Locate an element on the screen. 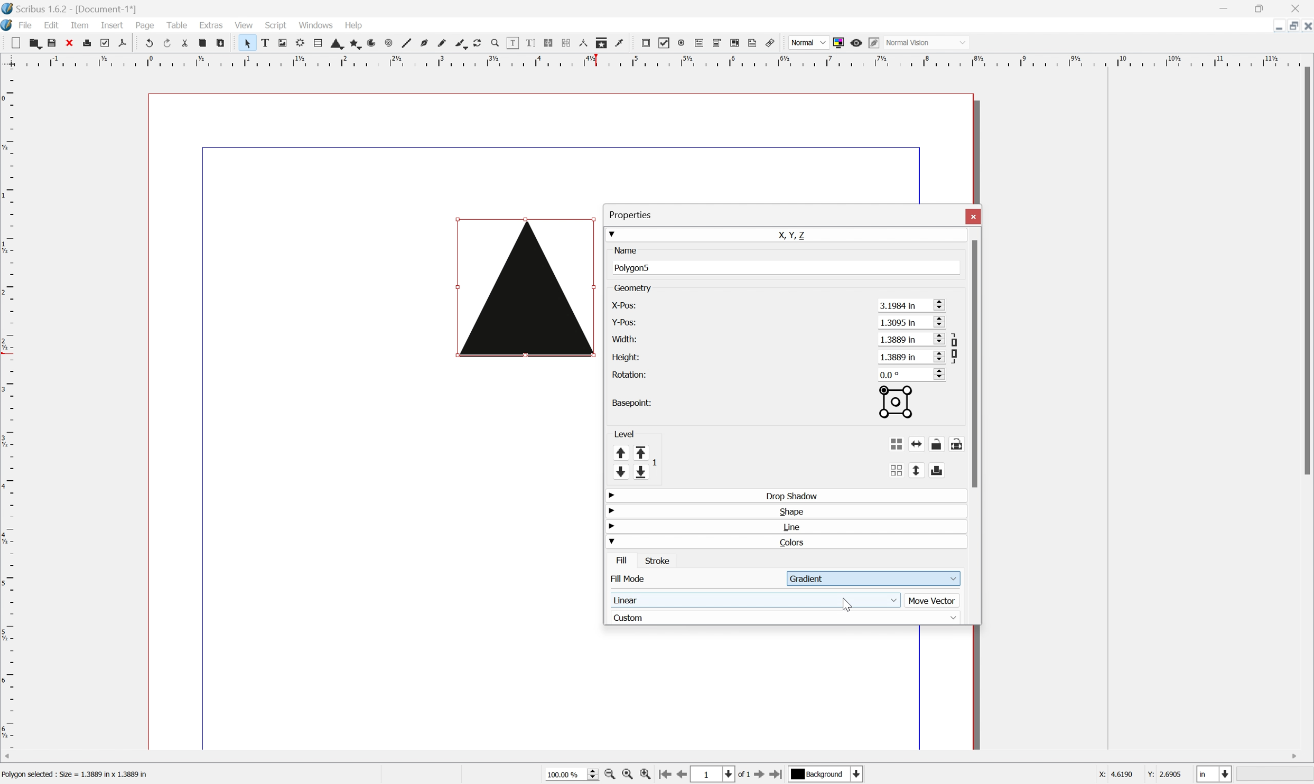 This screenshot has width=1314, height=784. Link Text frames is located at coordinates (546, 43).